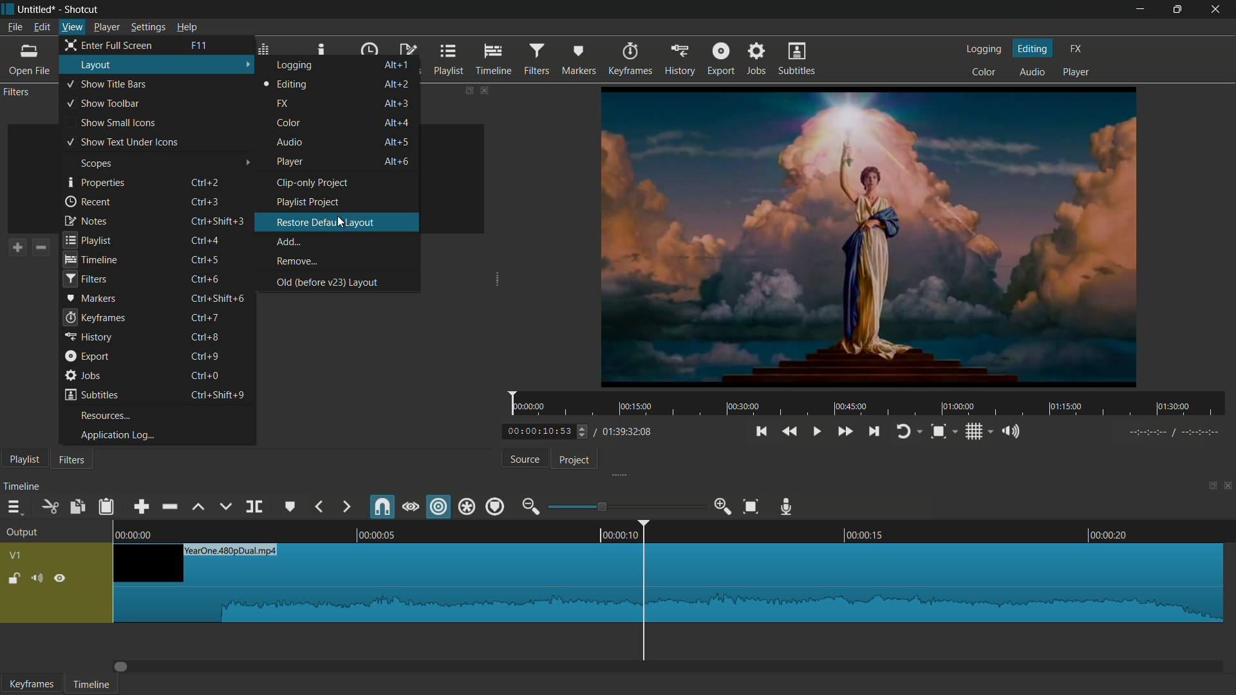 This screenshot has width=1236, height=695. Describe the element at coordinates (111, 44) in the screenshot. I see `enter full screen` at that location.